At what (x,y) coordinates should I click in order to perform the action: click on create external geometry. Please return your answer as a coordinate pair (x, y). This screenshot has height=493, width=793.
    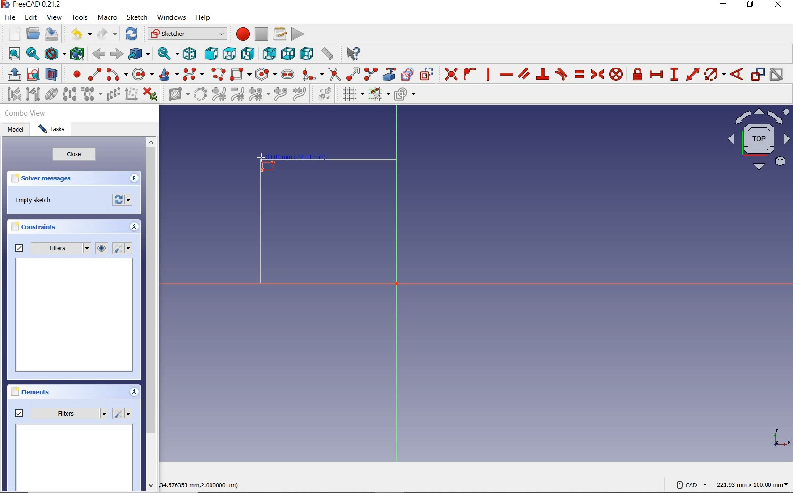
    Looking at the image, I should click on (390, 74).